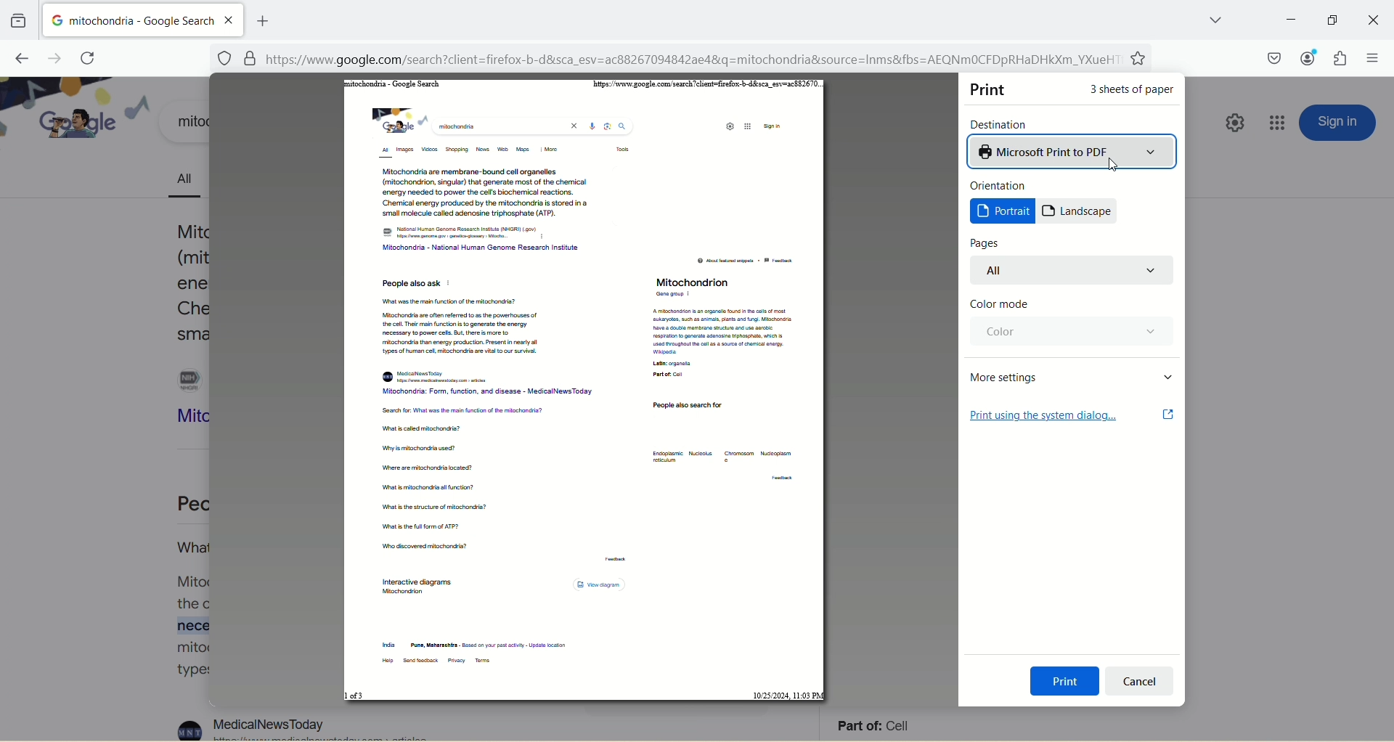  What do you see at coordinates (1139, 682) in the screenshot?
I see `cancel` at bounding box center [1139, 682].